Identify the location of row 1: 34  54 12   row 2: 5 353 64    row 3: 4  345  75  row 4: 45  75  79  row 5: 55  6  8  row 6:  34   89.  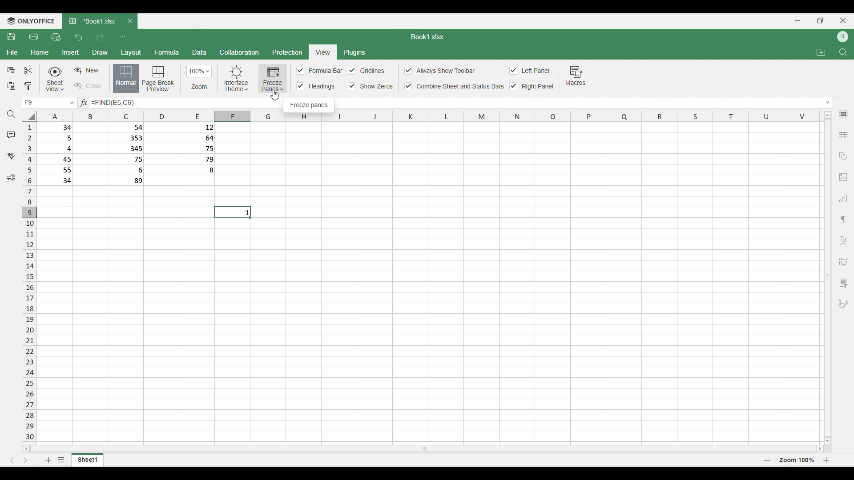
(137, 157).